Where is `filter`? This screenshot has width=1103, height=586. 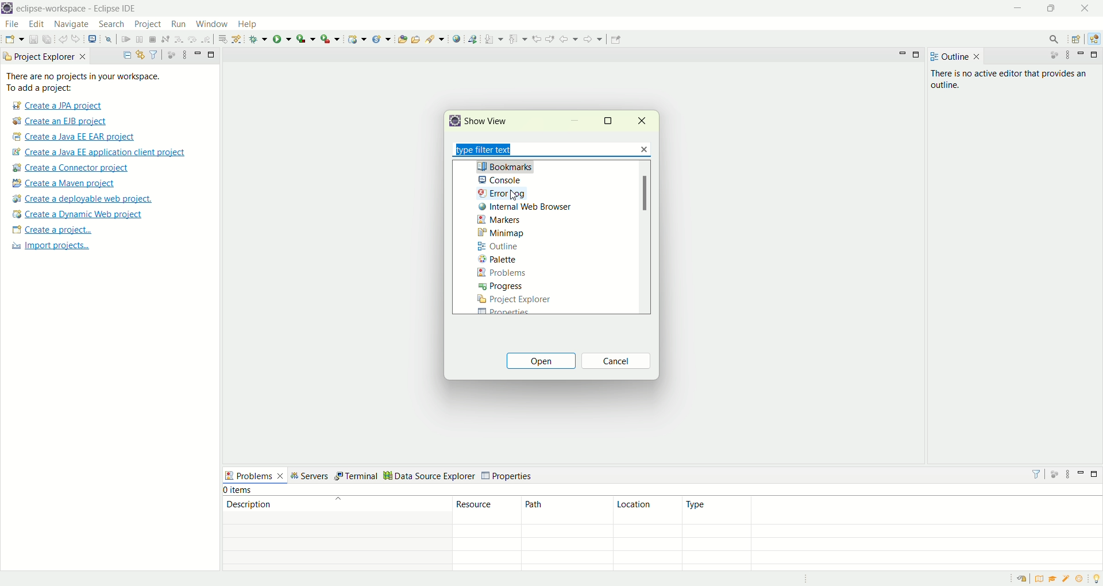
filter is located at coordinates (154, 54).